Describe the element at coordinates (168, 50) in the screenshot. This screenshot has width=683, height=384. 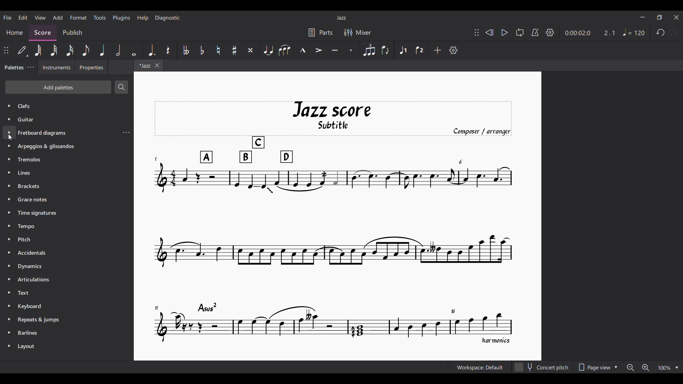
I see `Rest` at that location.